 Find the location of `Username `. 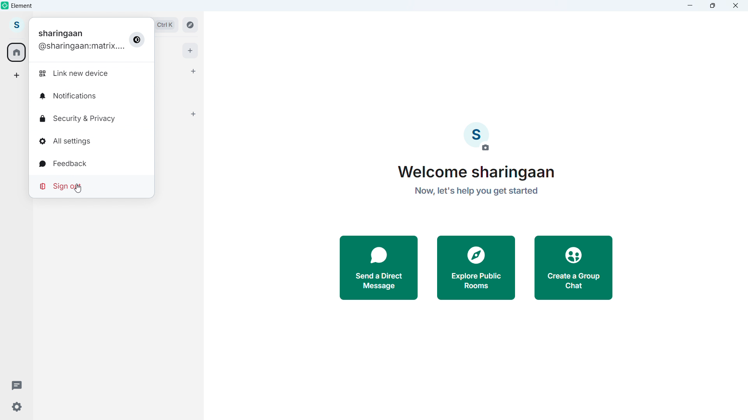

Username  is located at coordinates (80, 48).